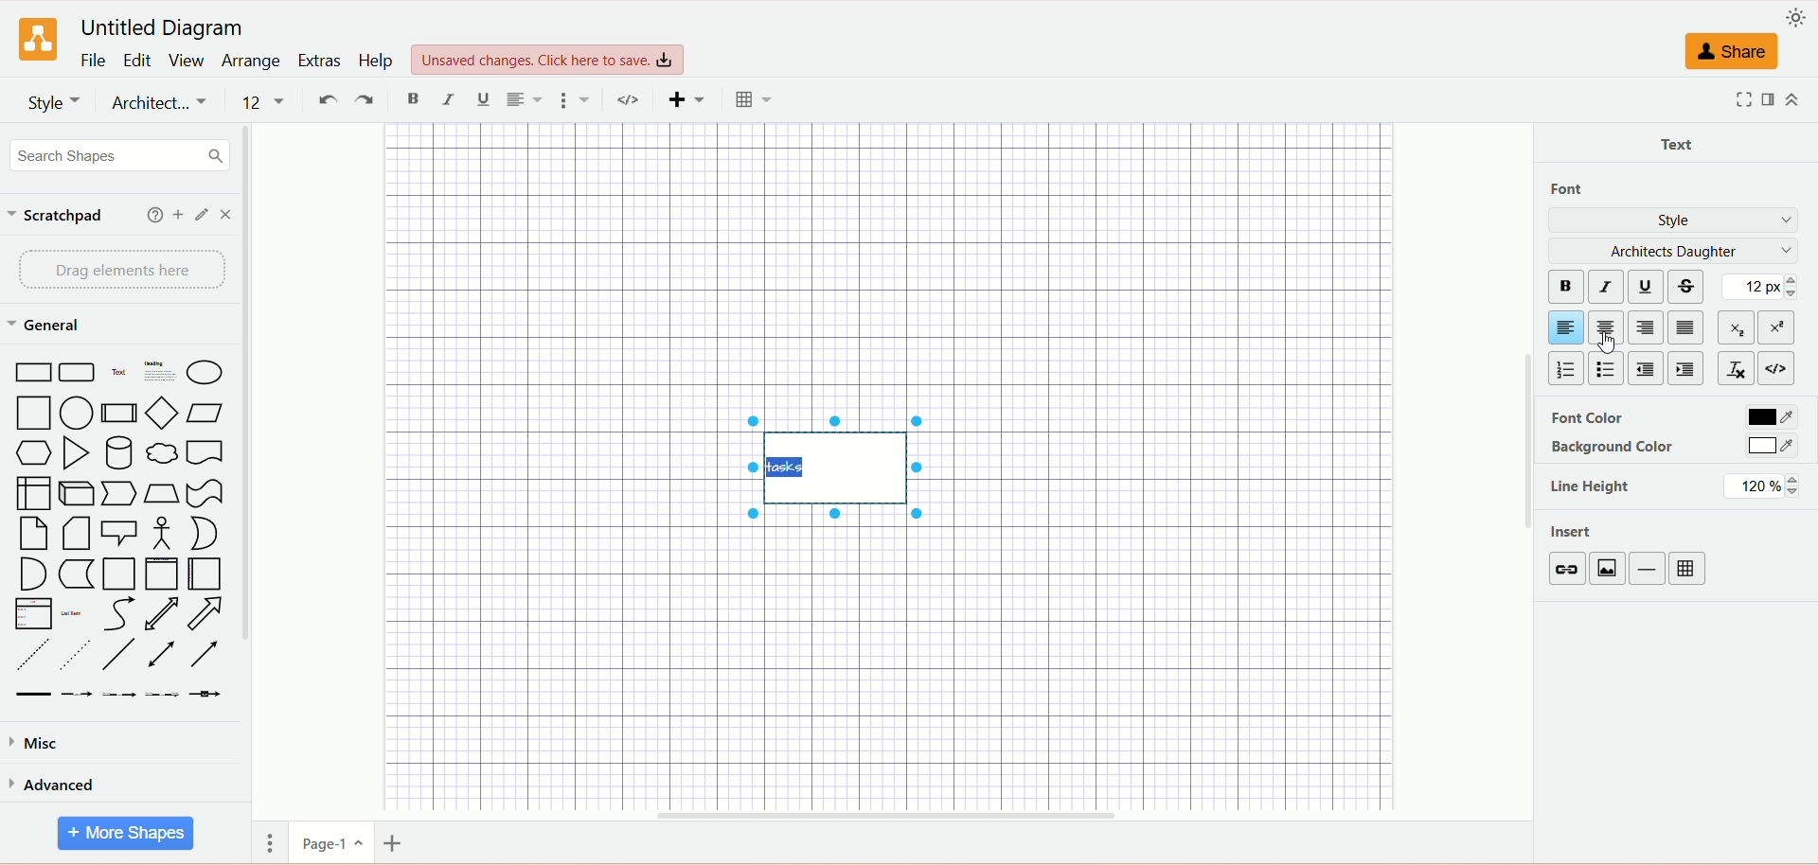  What do you see at coordinates (164, 494) in the screenshot?
I see `Trapezoid` at bounding box center [164, 494].